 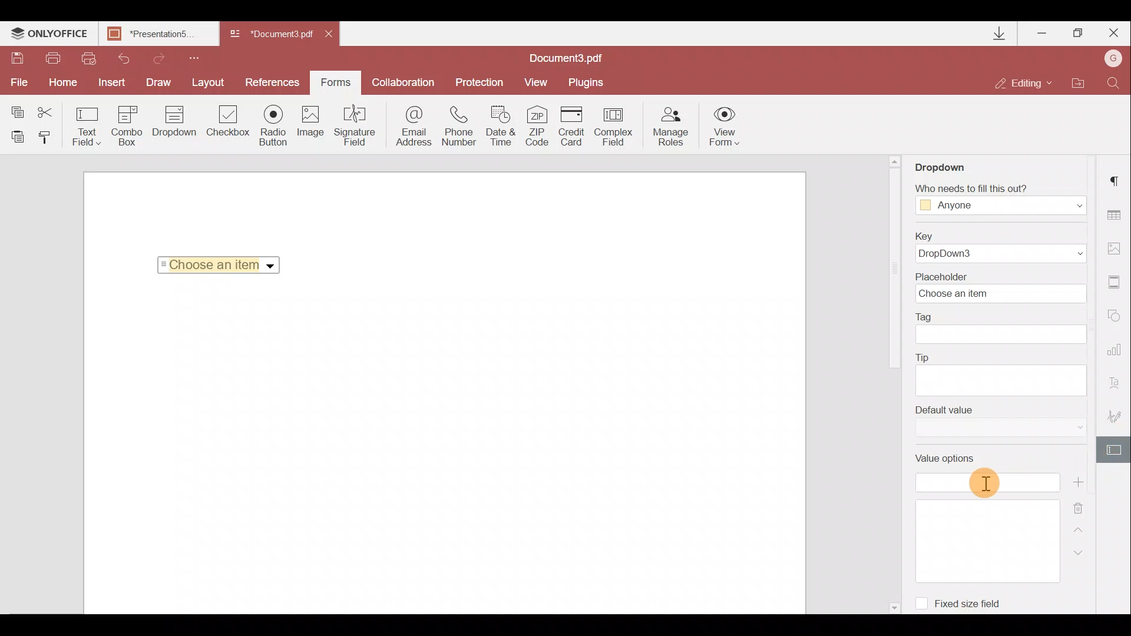 I want to click on Dropdown, so click(x=272, y=266).